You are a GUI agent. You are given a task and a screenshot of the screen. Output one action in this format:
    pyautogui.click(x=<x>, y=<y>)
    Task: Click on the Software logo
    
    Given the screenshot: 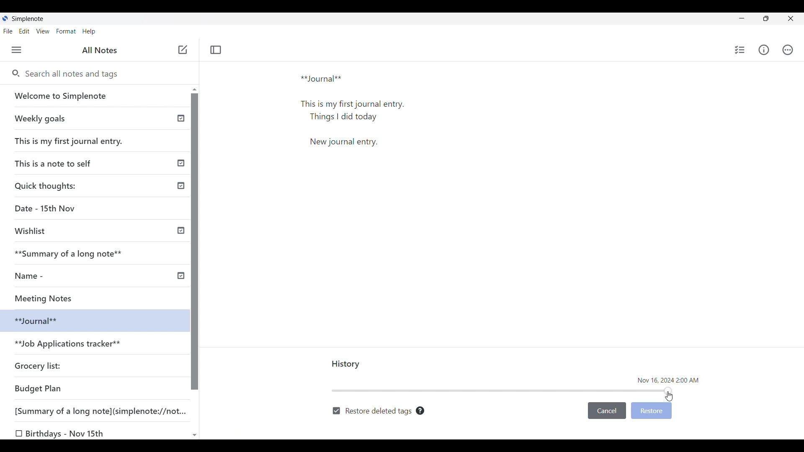 What is the action you would take?
    pyautogui.click(x=5, y=18)
    